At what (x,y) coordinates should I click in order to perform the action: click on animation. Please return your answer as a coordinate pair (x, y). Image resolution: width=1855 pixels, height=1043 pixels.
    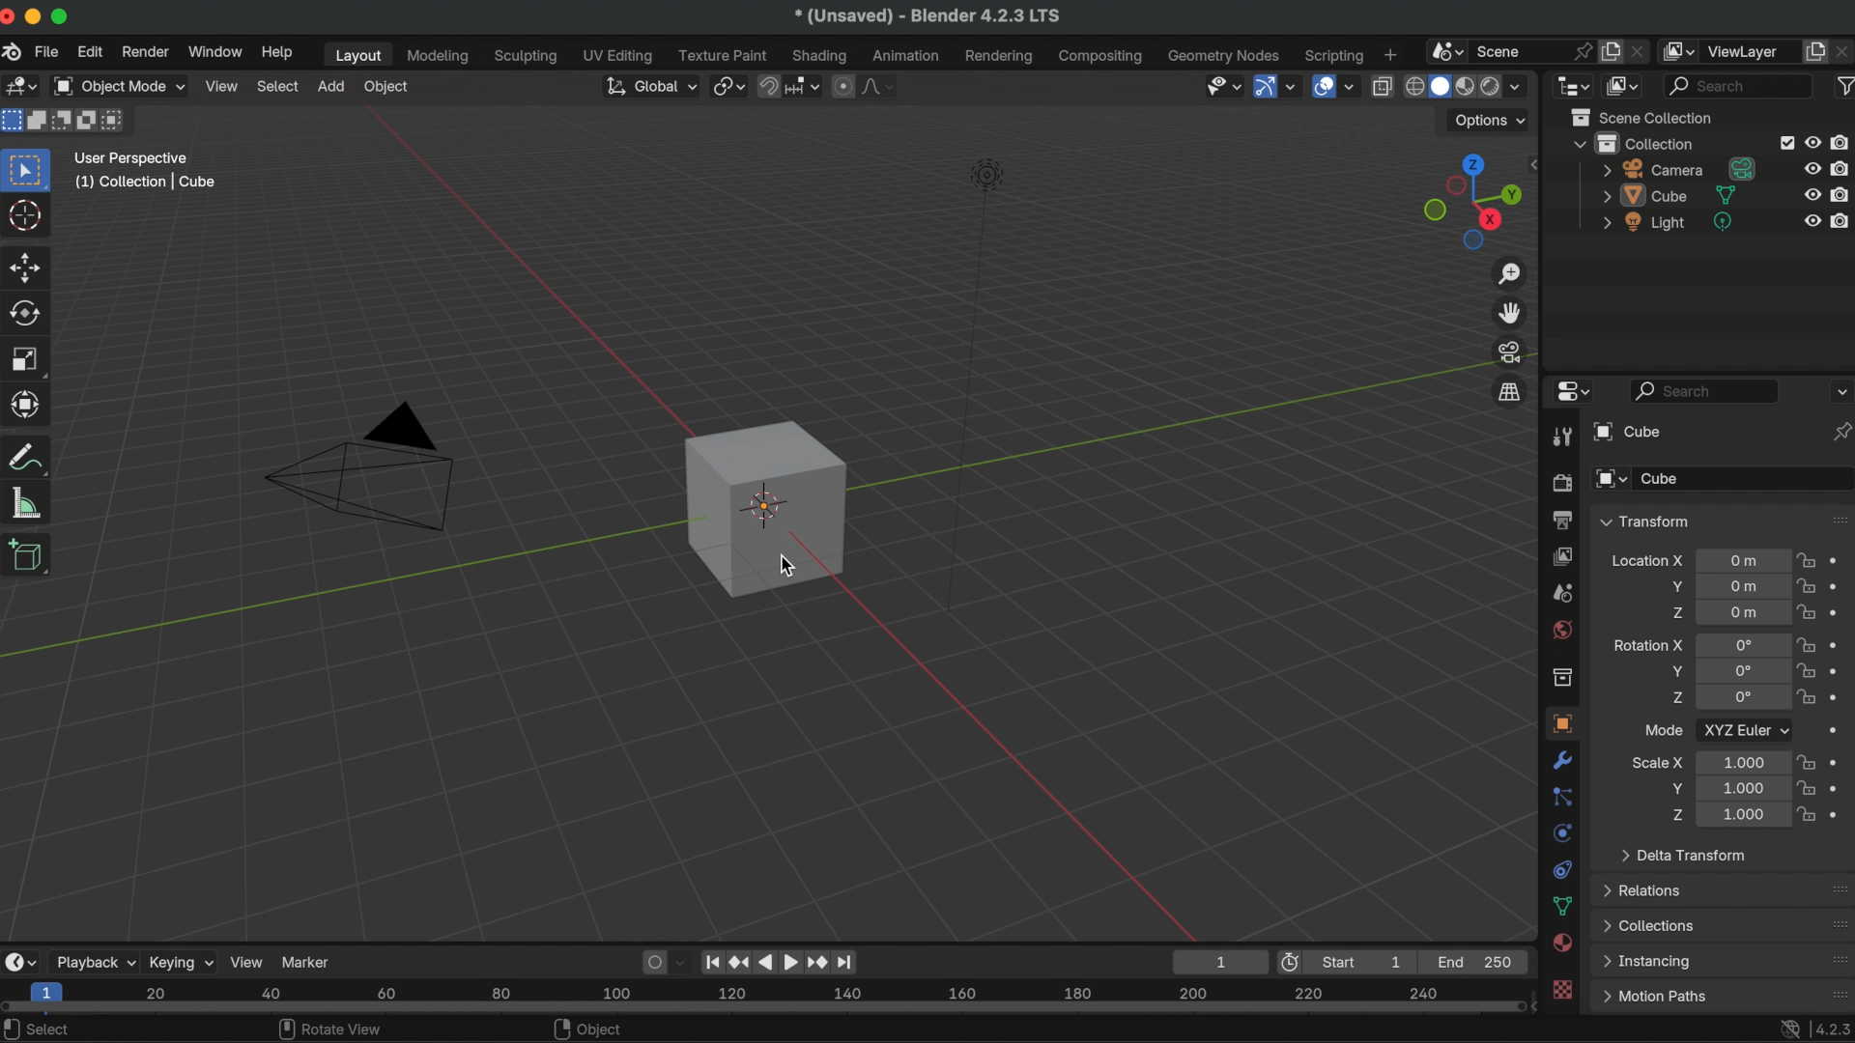
    Looking at the image, I should click on (908, 56).